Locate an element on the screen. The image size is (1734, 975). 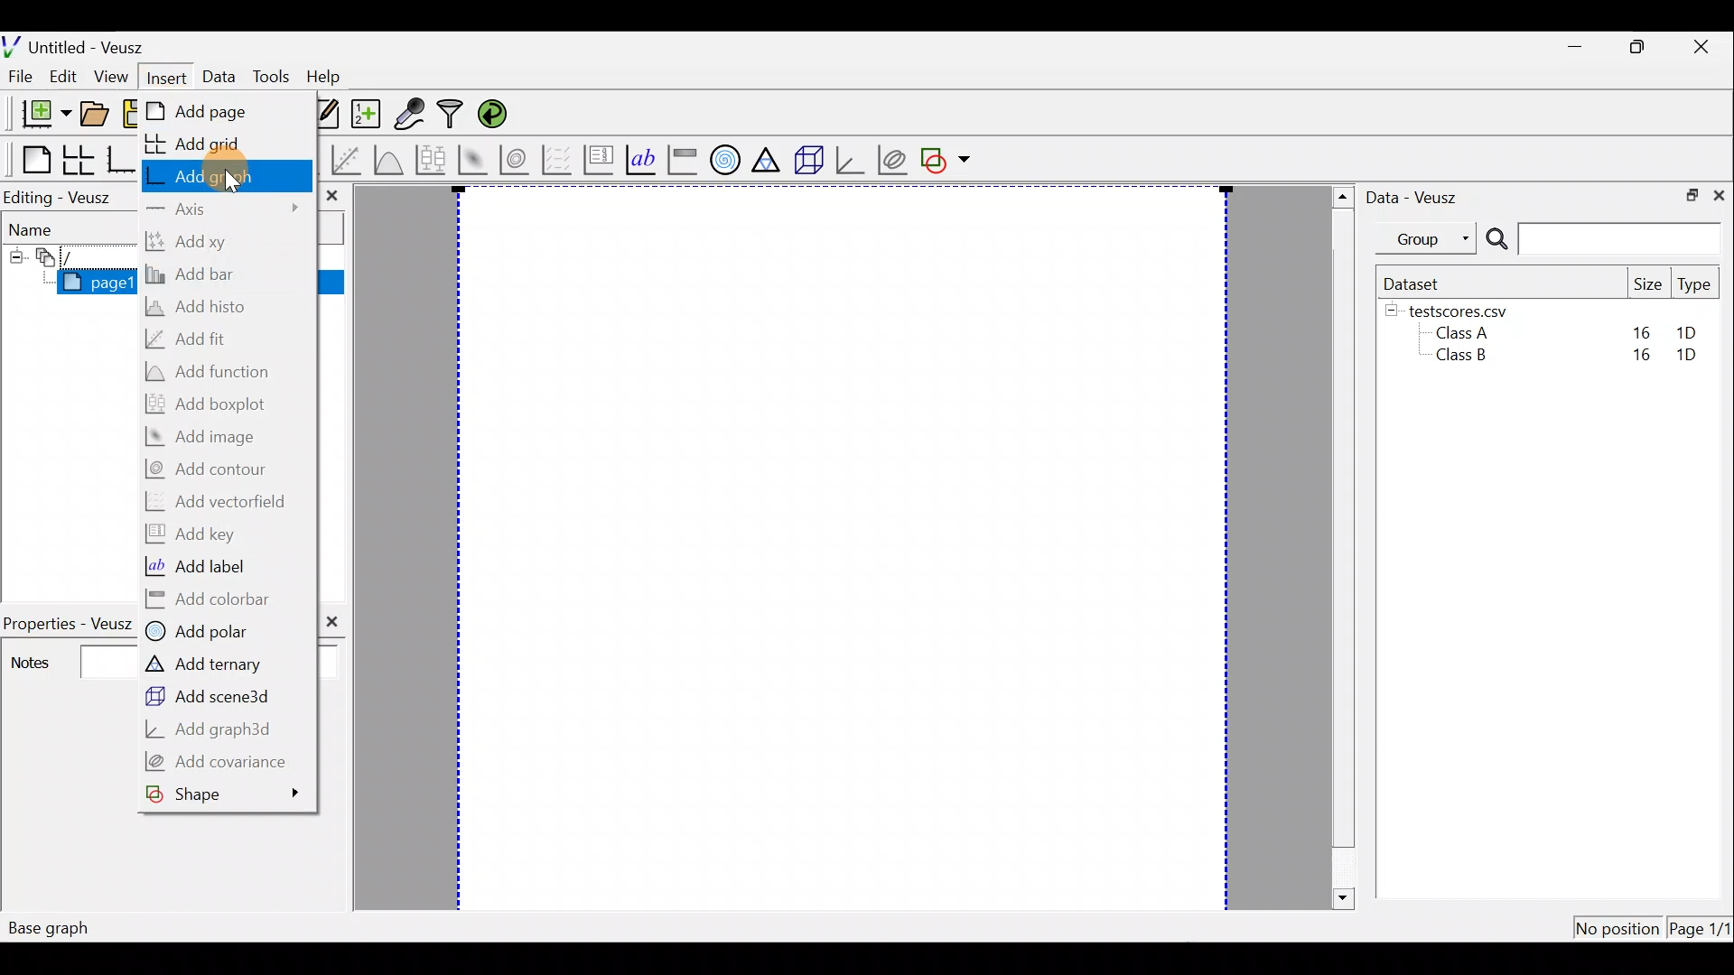
Add polar is located at coordinates (204, 632).